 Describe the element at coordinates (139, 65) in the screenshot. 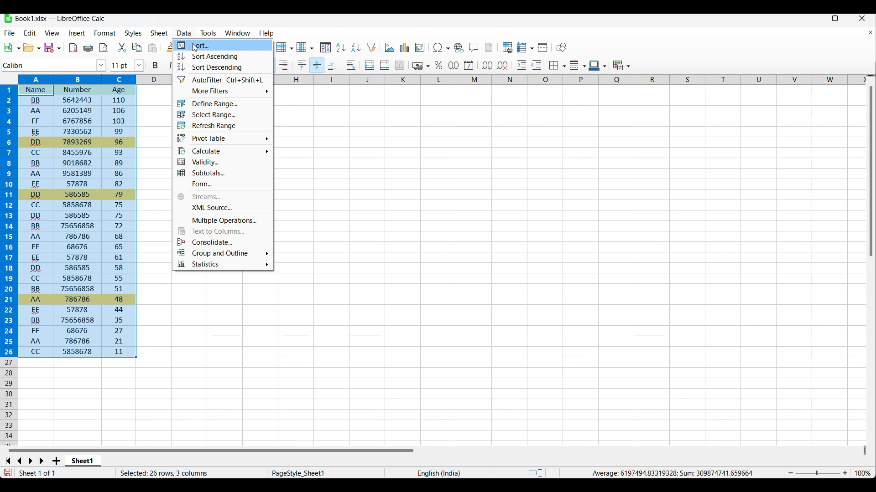

I see `Font size options` at that location.